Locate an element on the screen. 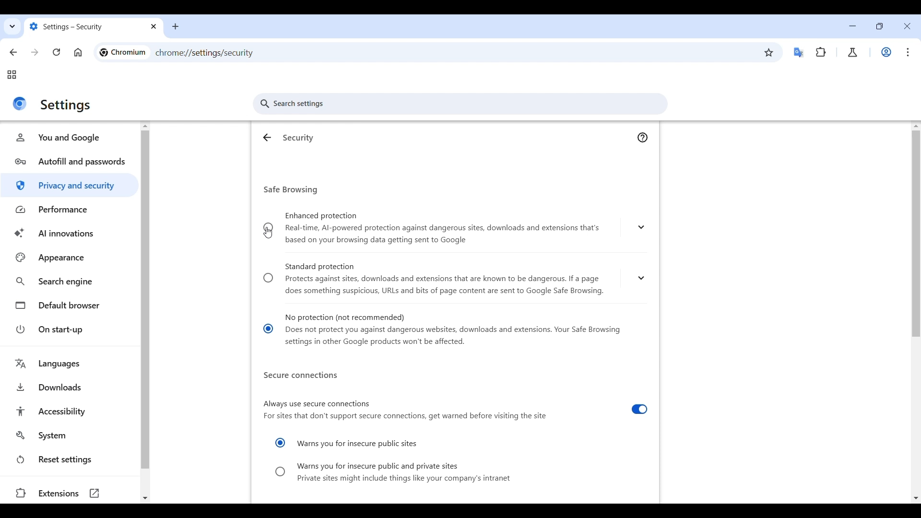 The height and width of the screenshot is (518, 921). Languages is located at coordinates (71, 364).